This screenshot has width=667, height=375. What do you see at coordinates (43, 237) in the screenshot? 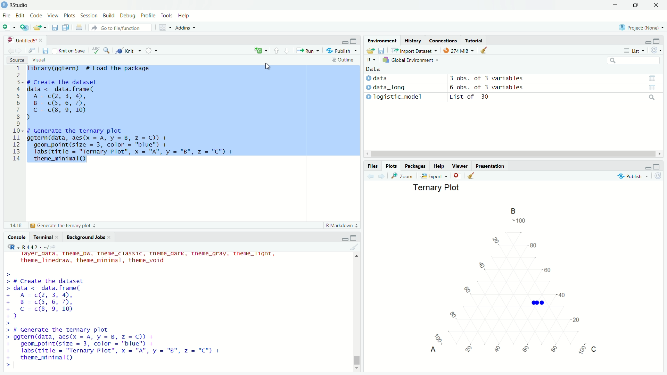
I see `Terminal` at bounding box center [43, 237].